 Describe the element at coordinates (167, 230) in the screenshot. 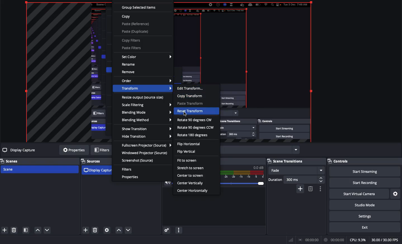

I see `Advanced audio properties` at that location.